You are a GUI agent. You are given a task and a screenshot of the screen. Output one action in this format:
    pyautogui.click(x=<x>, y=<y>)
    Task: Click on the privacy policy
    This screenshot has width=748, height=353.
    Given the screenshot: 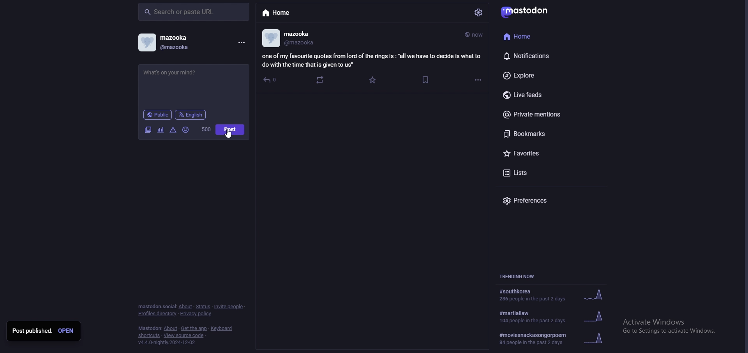 What is the action you would take?
    pyautogui.click(x=196, y=314)
    